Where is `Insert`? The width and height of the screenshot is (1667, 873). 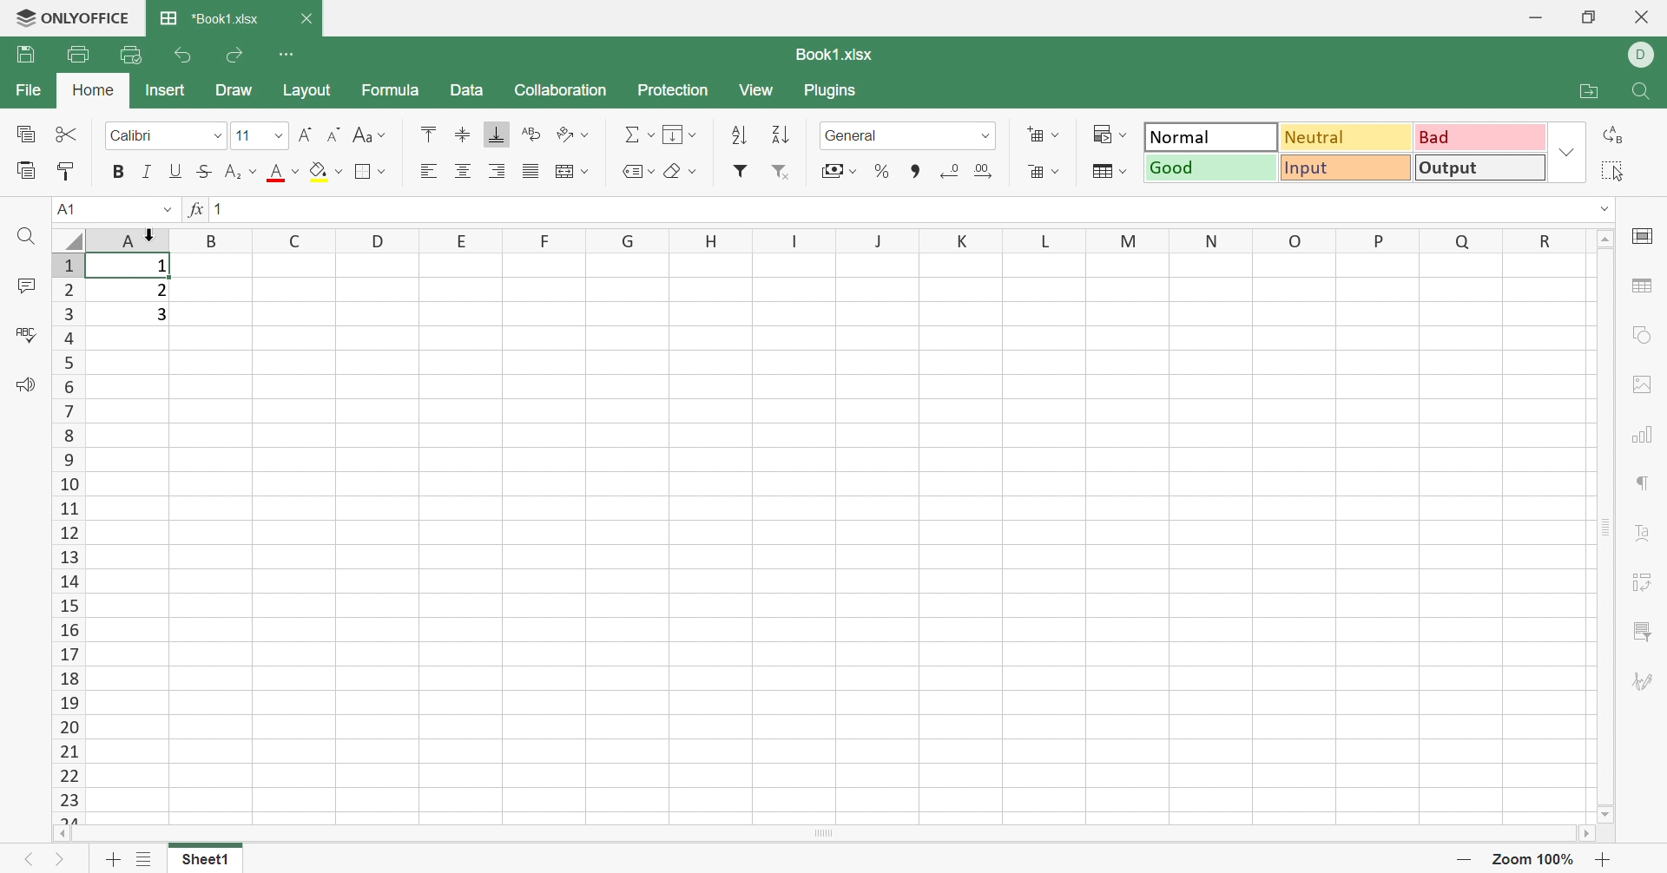
Insert is located at coordinates (165, 89).